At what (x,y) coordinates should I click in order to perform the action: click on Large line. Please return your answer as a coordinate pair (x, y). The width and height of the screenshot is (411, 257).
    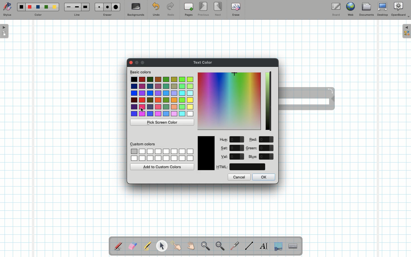
    Looking at the image, I should click on (86, 7).